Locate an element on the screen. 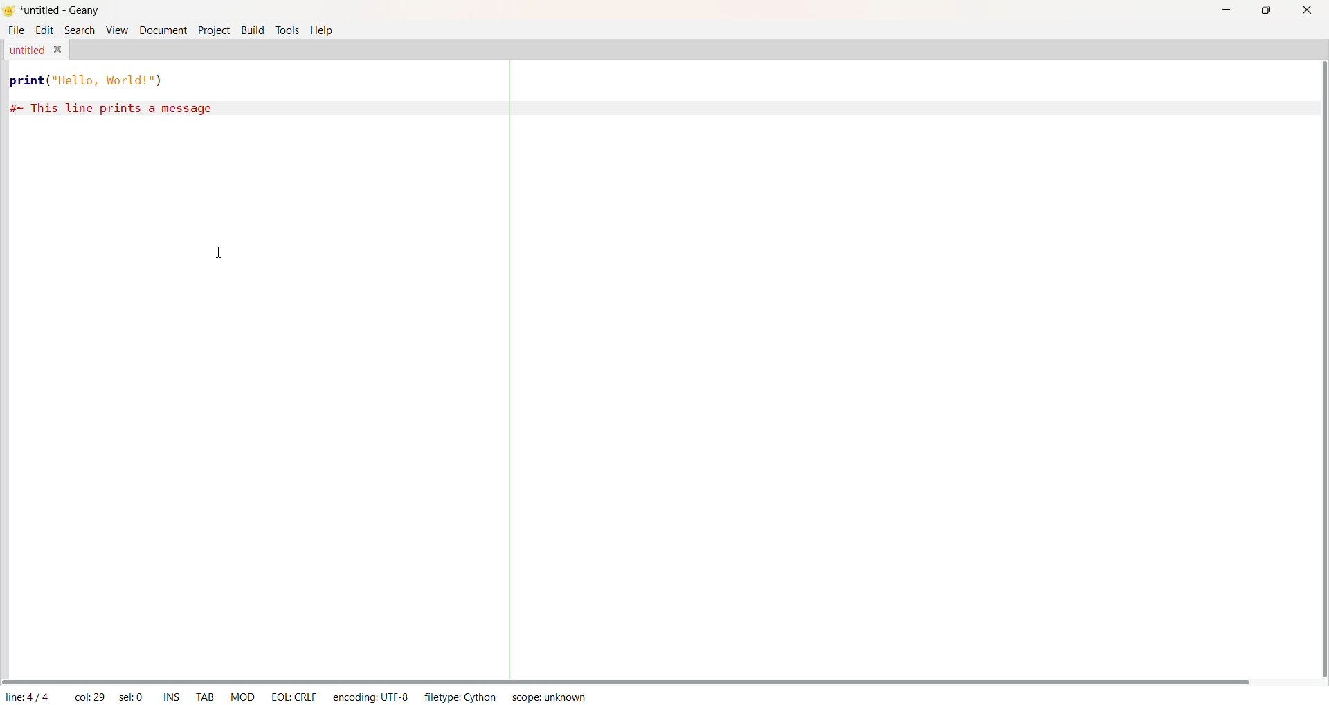 The image size is (1329, 705). Vertical Scroll Bar is located at coordinates (1314, 368).